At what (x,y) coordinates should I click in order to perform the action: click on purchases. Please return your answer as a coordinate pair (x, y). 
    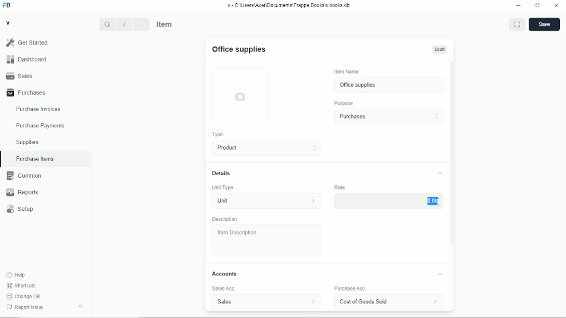
    Looking at the image, I should click on (389, 117).